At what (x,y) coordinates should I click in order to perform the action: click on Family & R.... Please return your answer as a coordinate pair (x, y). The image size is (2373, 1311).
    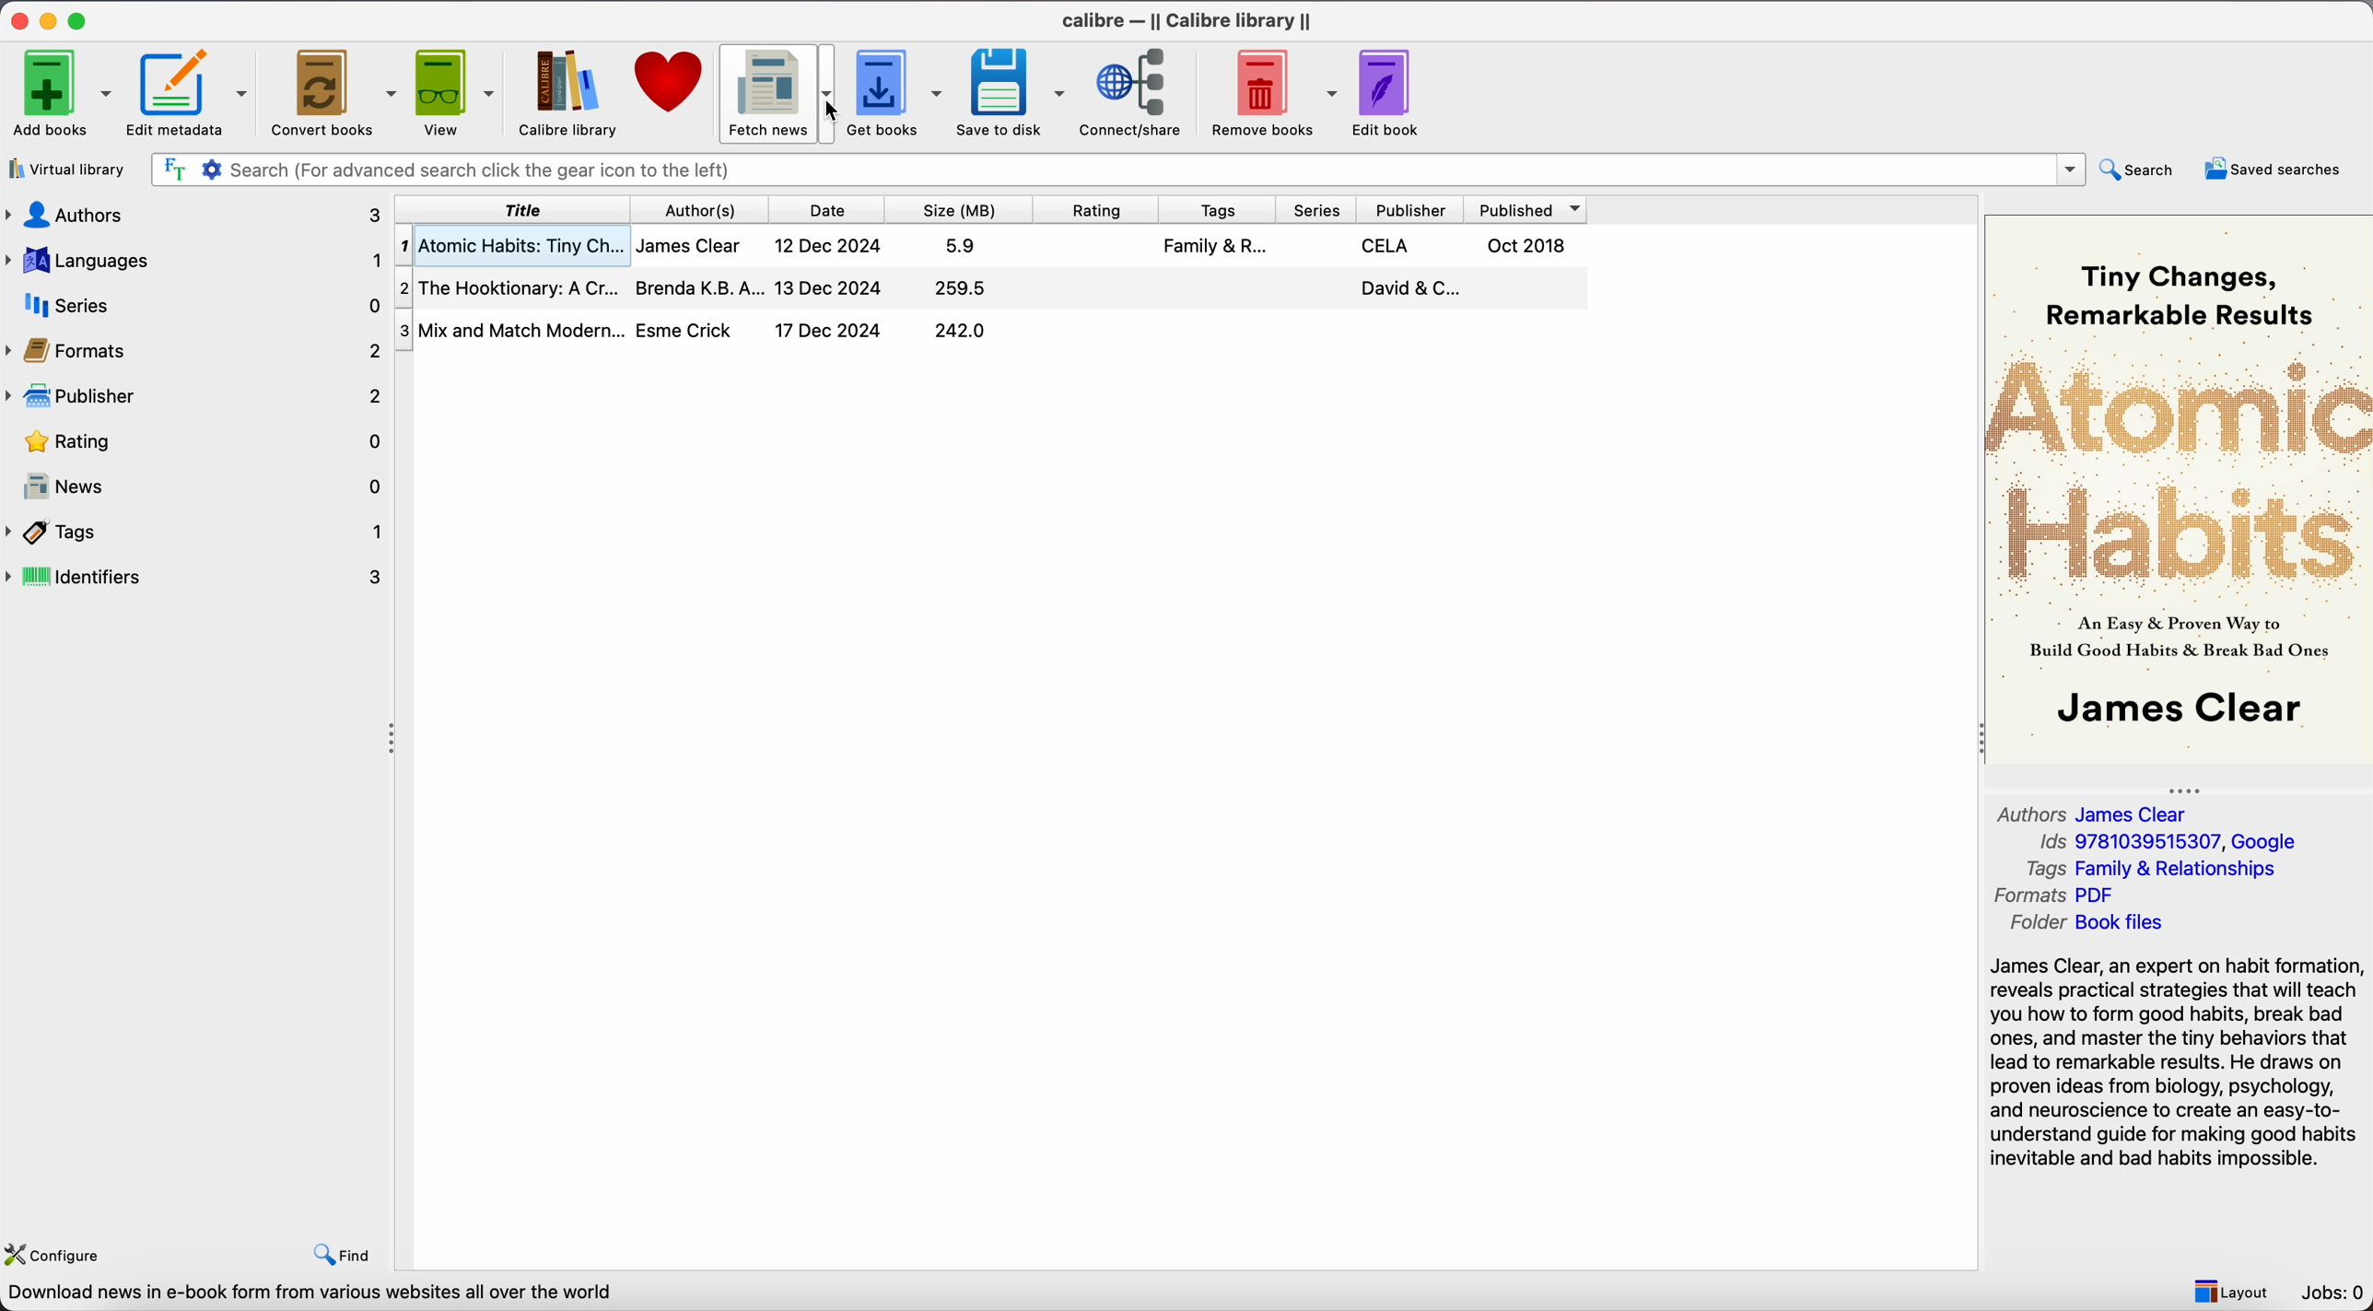
    Looking at the image, I should click on (1214, 245).